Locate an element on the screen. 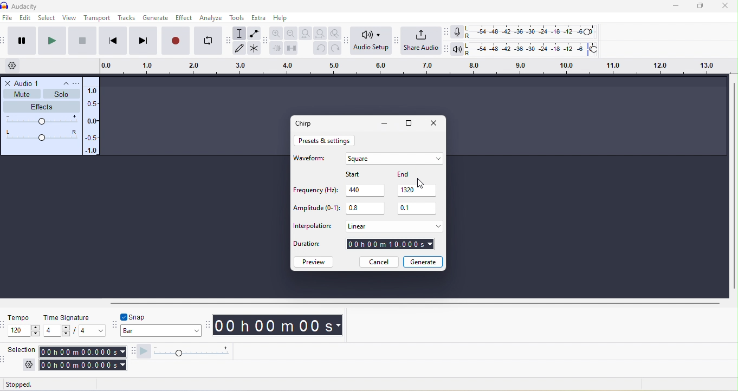  440 is located at coordinates (367, 190).